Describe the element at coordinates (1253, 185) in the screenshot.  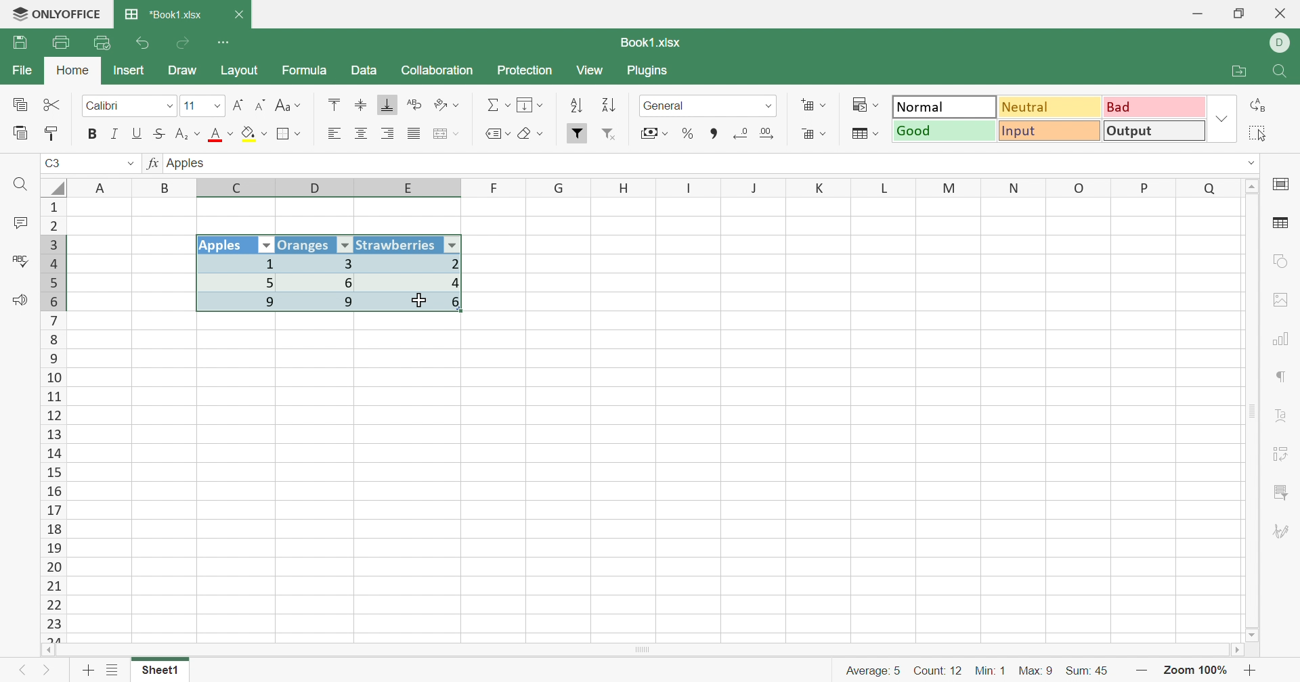
I see `Scroll Up` at that location.